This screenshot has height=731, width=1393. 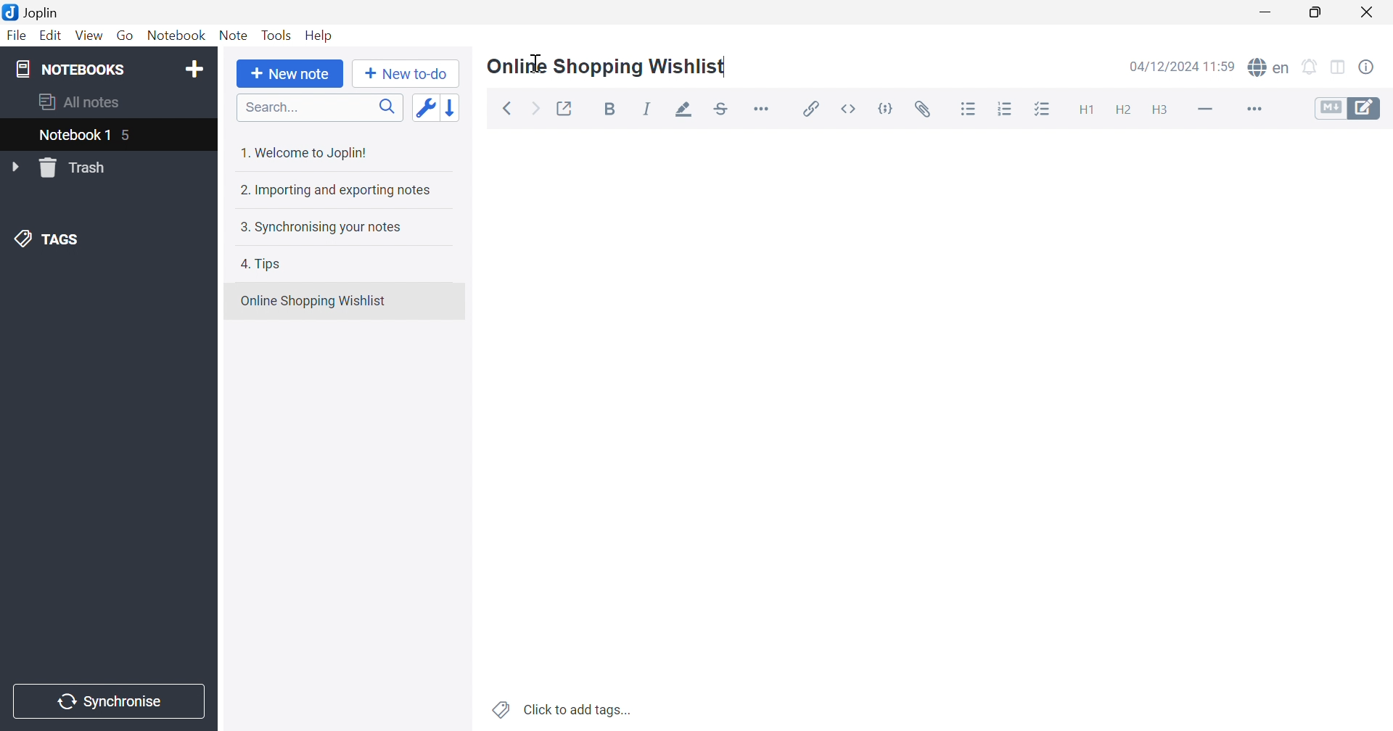 What do you see at coordinates (51, 241) in the screenshot?
I see `TAGS` at bounding box center [51, 241].